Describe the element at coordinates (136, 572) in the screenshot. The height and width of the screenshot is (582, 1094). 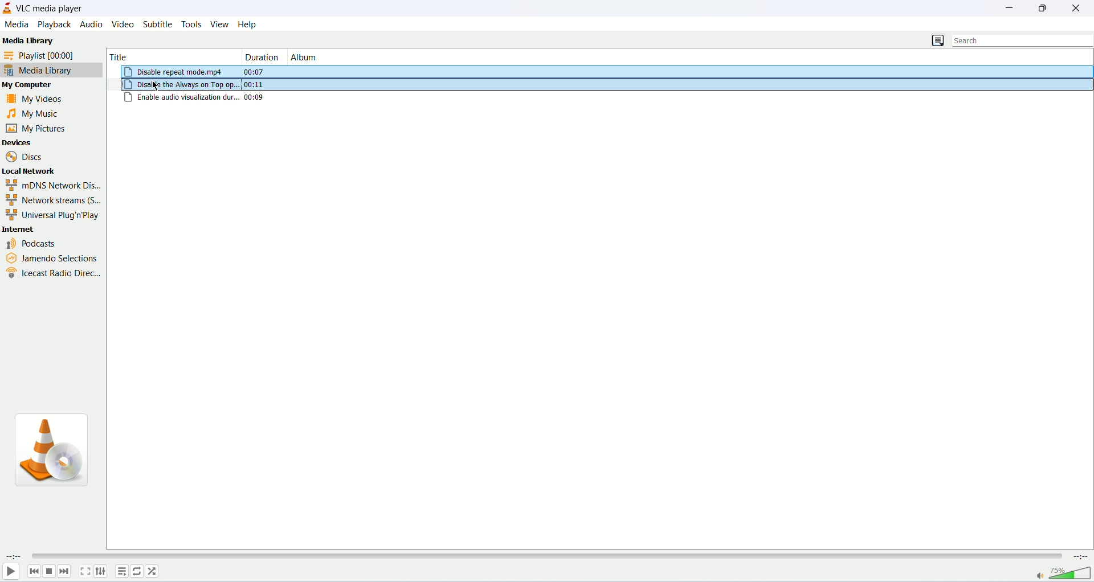
I see `toggle loop` at that location.